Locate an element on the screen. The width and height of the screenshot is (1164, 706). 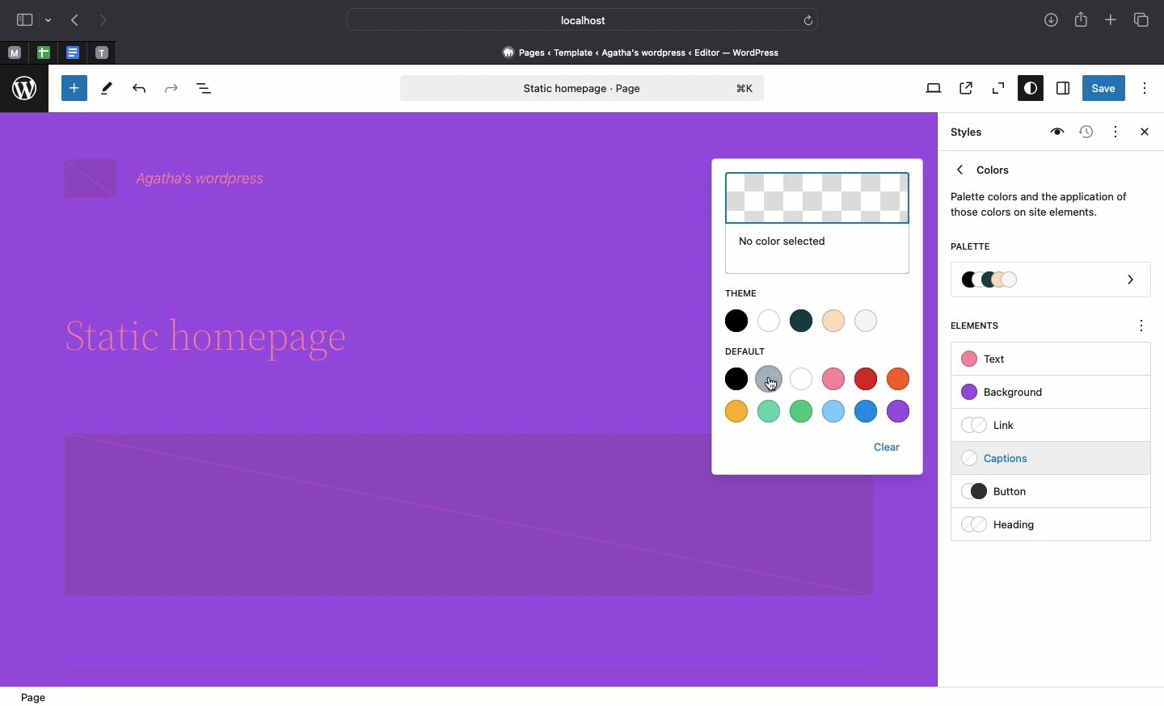
Button is located at coordinates (1010, 491).